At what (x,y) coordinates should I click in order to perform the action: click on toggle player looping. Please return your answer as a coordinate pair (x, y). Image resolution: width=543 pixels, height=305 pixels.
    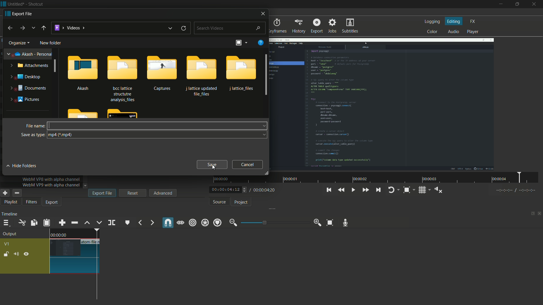
    Looking at the image, I should click on (391, 190).